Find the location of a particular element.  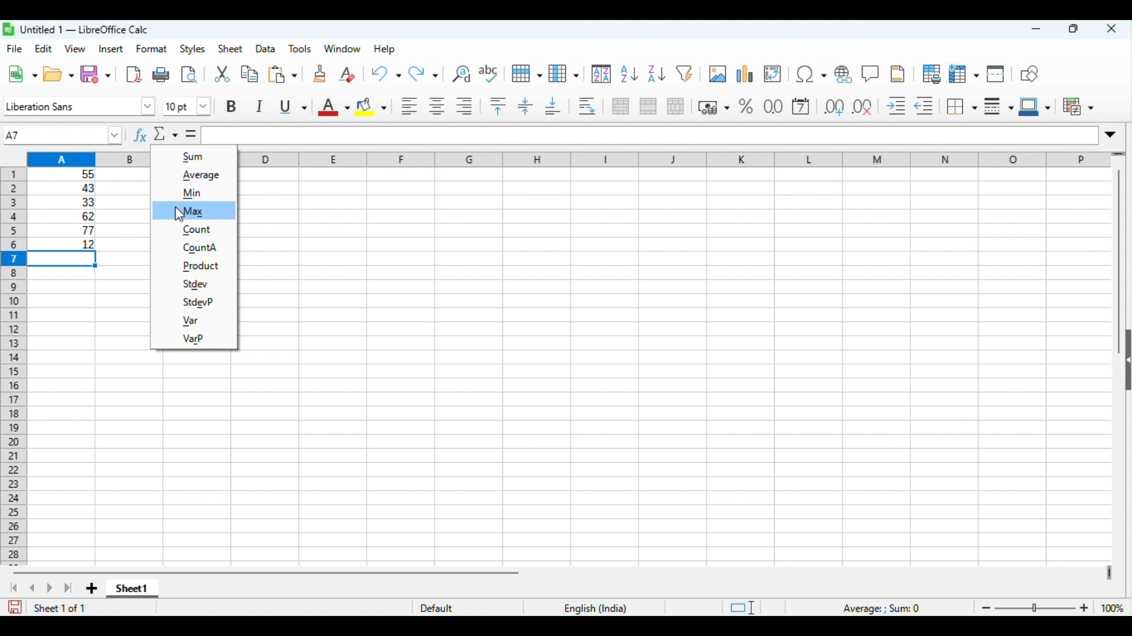

export pdf is located at coordinates (132, 75).